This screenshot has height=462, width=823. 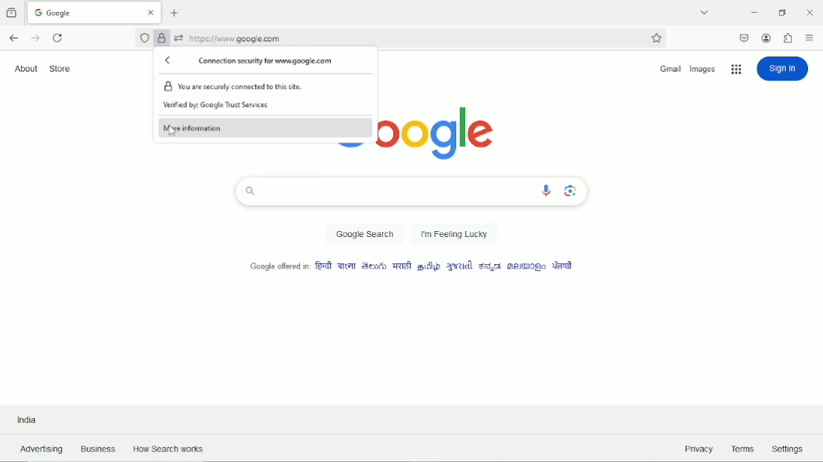 What do you see at coordinates (271, 265) in the screenshot?
I see `Google offered in` at bounding box center [271, 265].